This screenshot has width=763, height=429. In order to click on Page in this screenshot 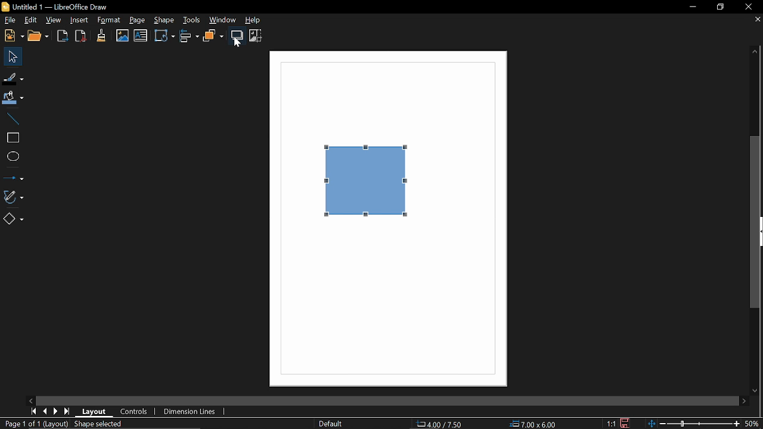, I will do `click(137, 20)`.